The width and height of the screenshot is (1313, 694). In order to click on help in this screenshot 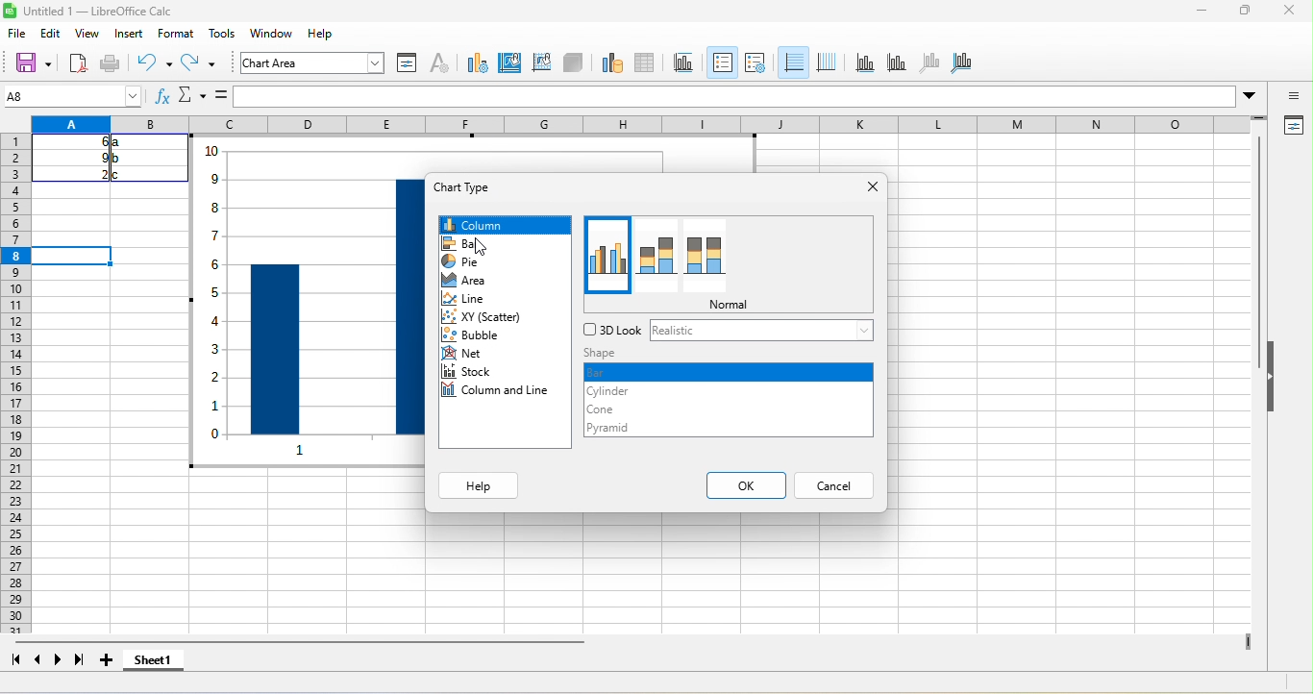, I will do `click(483, 485)`.